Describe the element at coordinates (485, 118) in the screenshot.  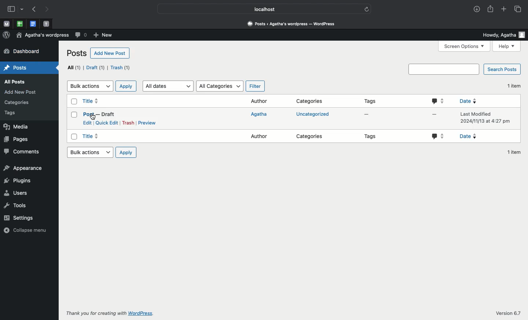
I see `Date` at that location.